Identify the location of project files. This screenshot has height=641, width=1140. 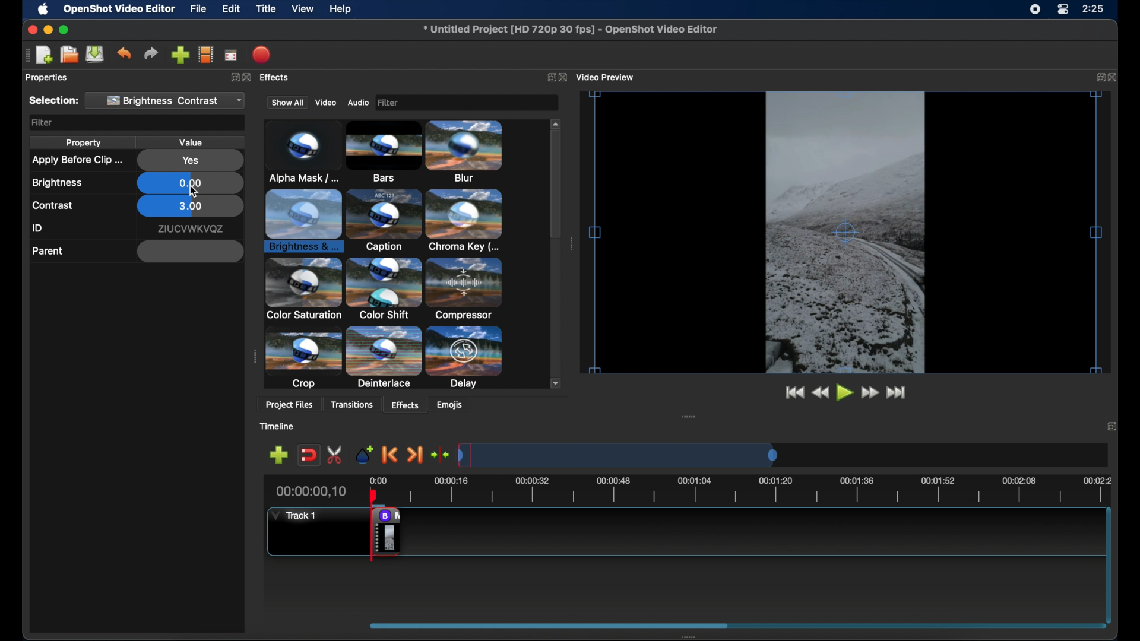
(289, 405).